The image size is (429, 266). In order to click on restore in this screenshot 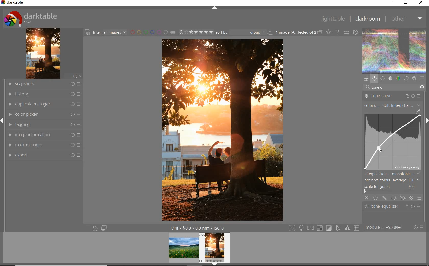, I will do `click(407, 3)`.